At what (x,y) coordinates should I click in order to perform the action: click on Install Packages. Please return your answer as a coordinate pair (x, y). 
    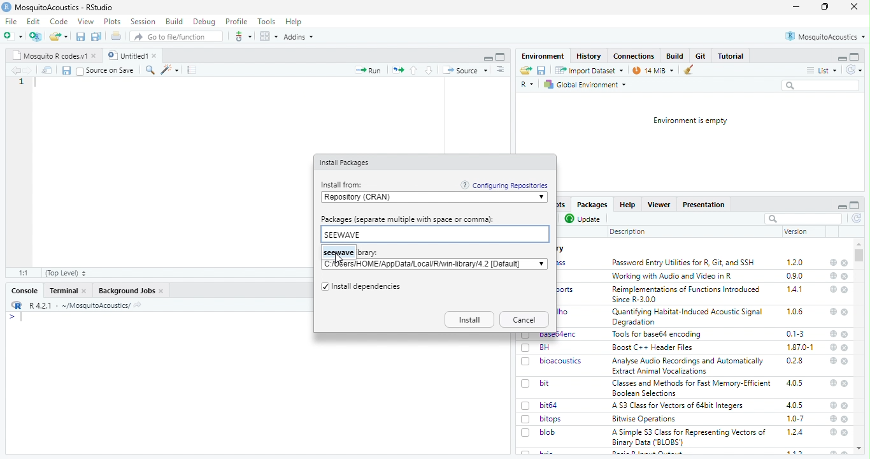
    Looking at the image, I should click on (346, 163).